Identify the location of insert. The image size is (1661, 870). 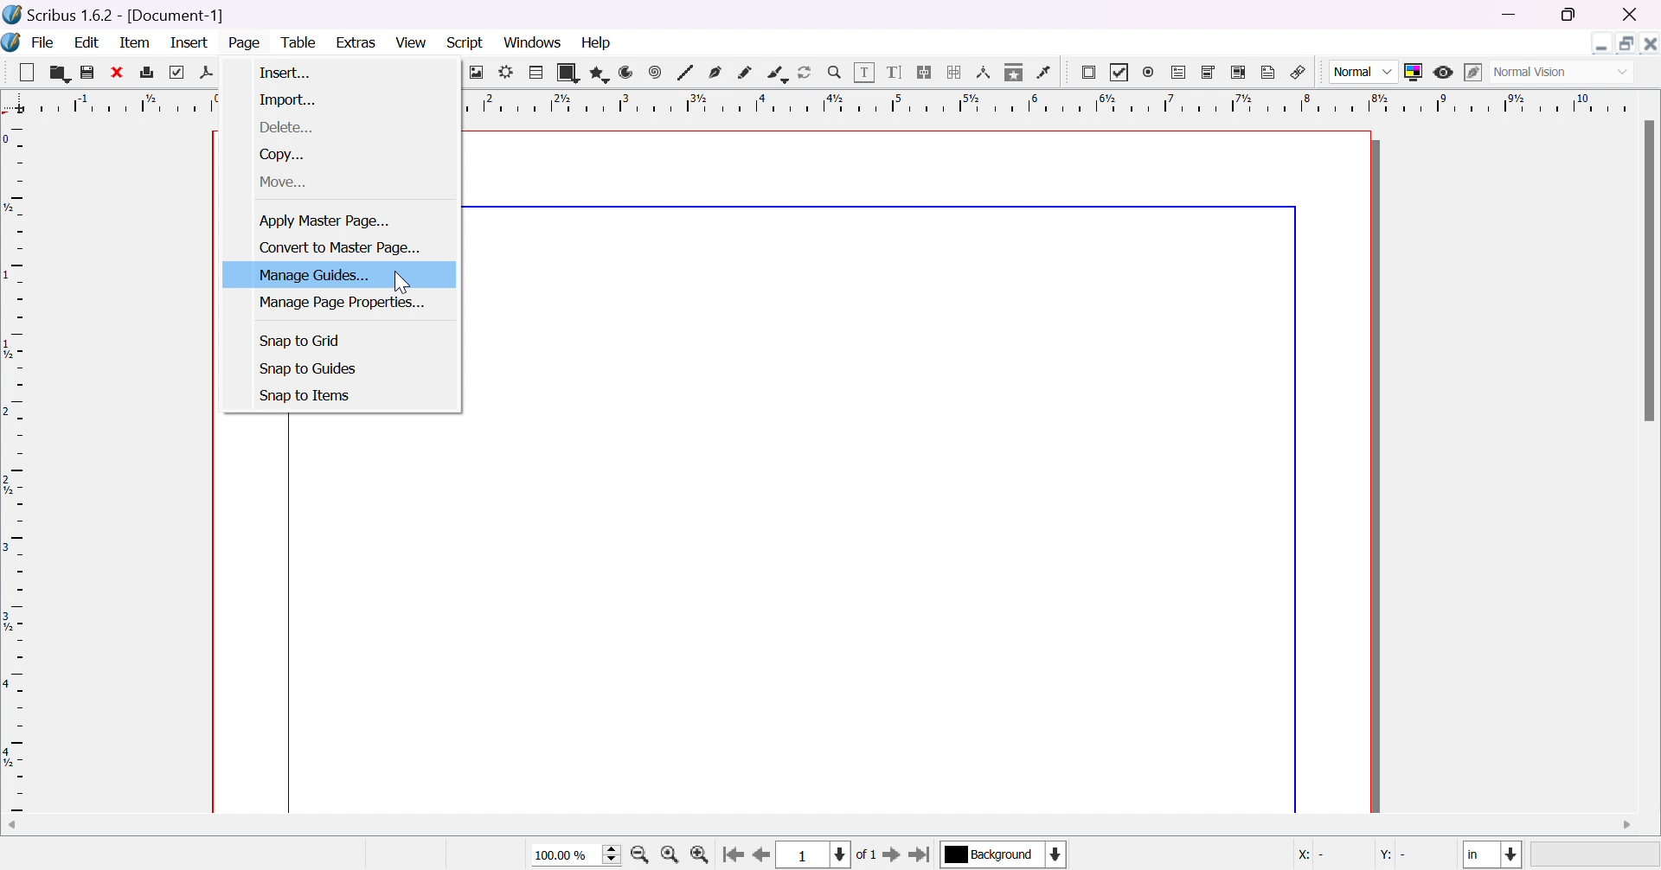
(286, 72).